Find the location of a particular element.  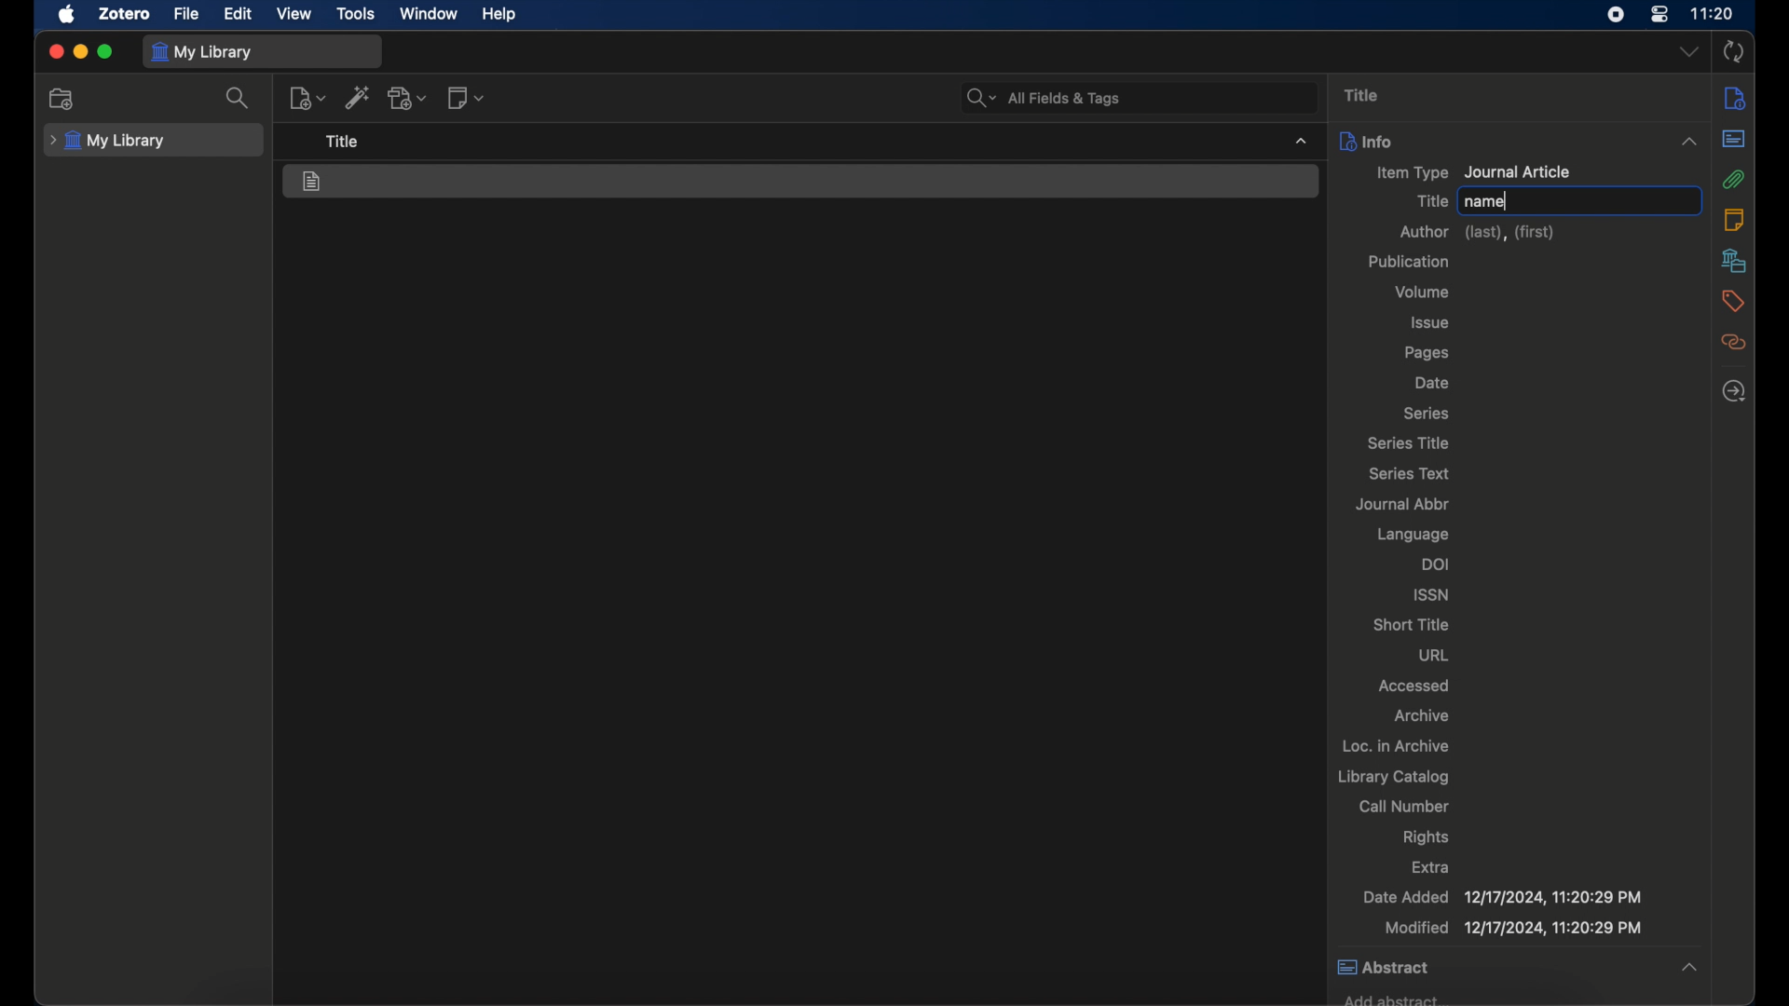

notes is located at coordinates (1732, 219).